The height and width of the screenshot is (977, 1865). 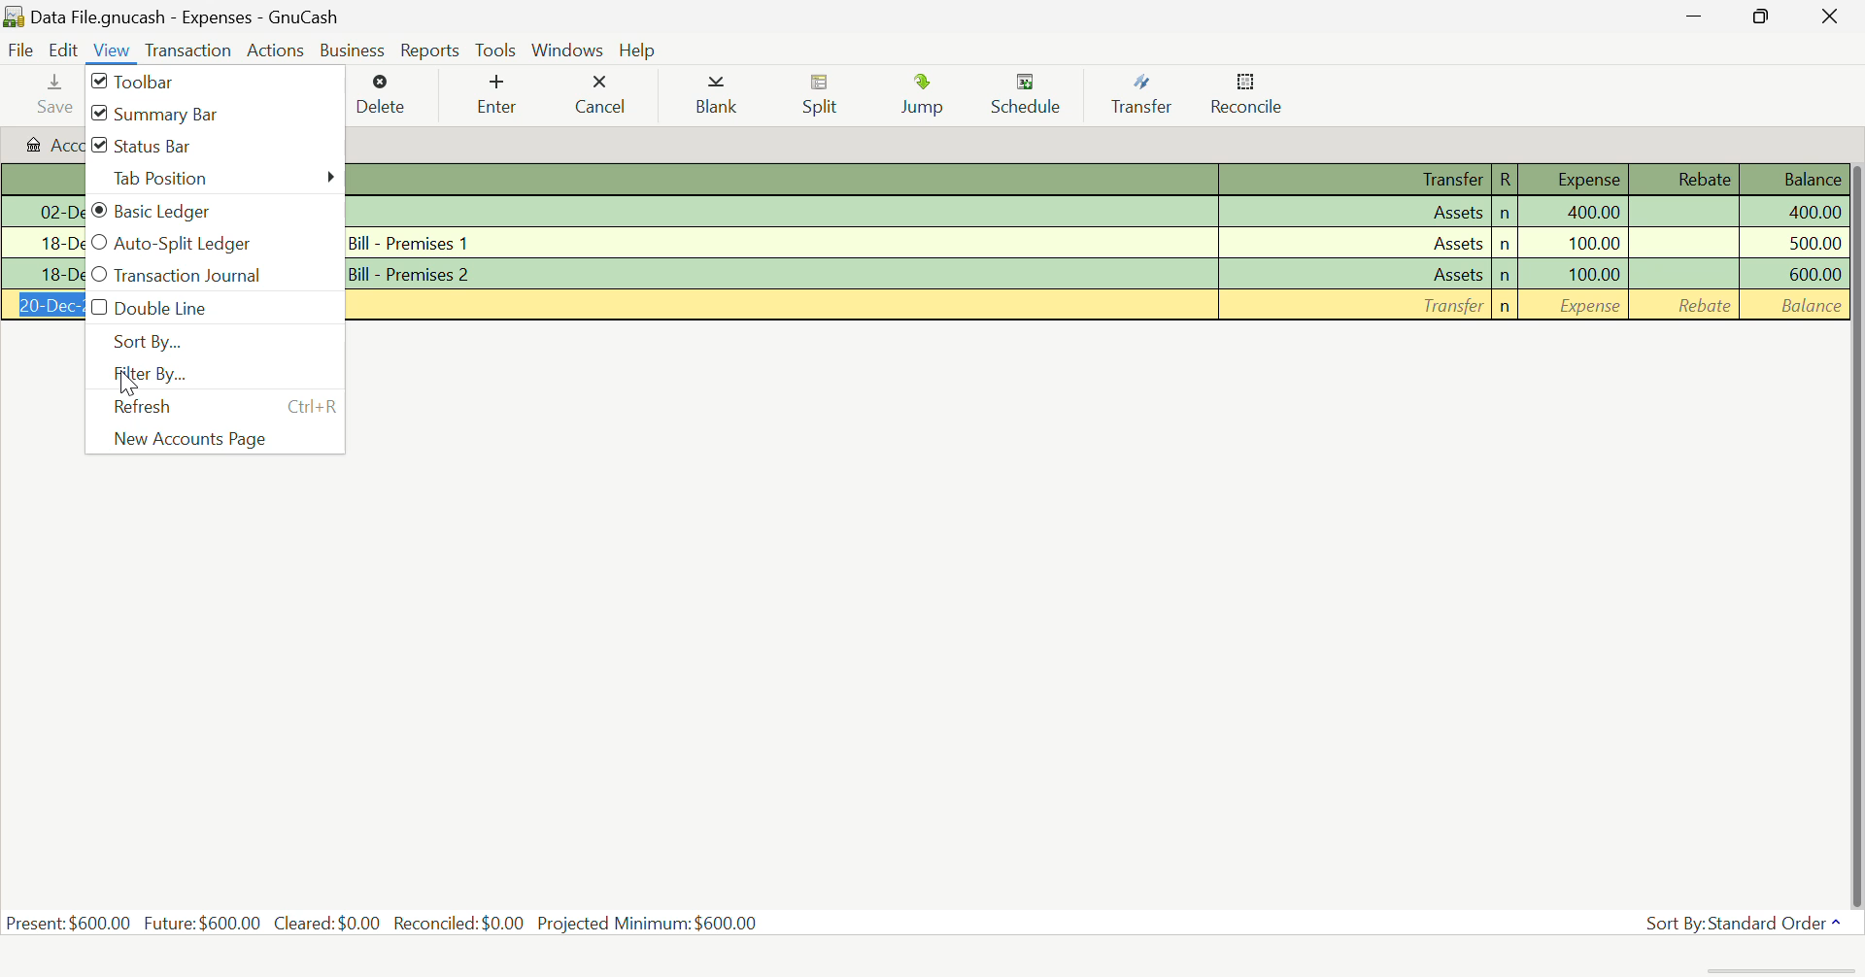 What do you see at coordinates (211, 374) in the screenshot?
I see `Filter By` at bounding box center [211, 374].